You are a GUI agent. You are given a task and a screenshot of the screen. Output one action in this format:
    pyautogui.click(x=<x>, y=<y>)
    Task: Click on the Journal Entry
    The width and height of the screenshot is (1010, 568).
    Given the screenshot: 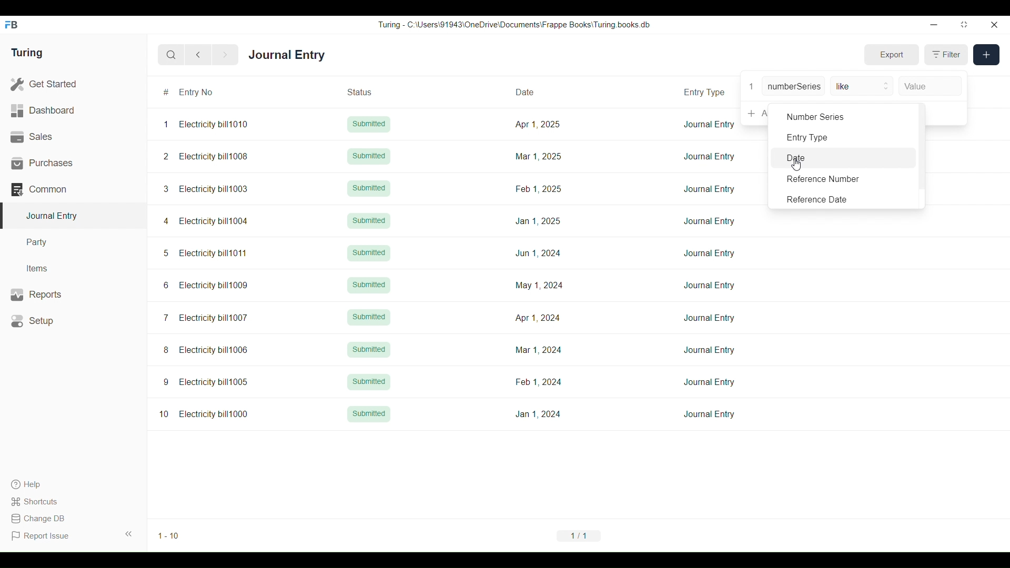 What is the action you would take?
    pyautogui.click(x=709, y=382)
    